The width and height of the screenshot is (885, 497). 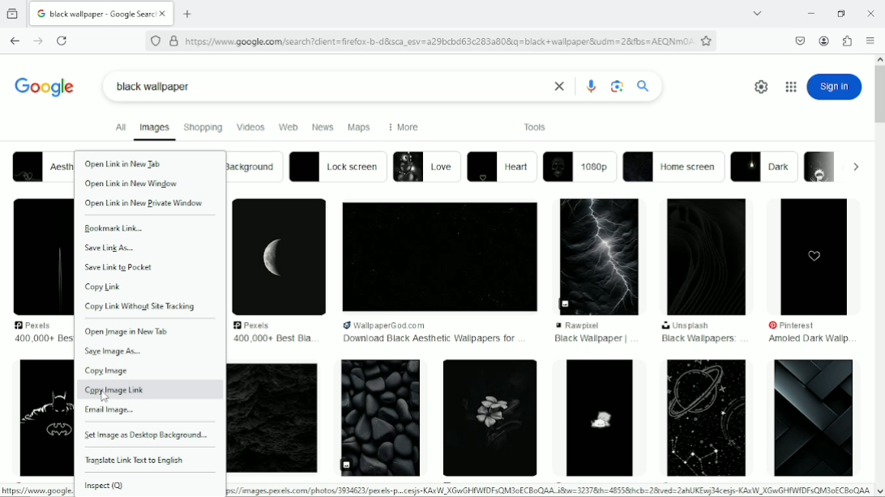 What do you see at coordinates (115, 229) in the screenshot?
I see `bookmark link` at bounding box center [115, 229].